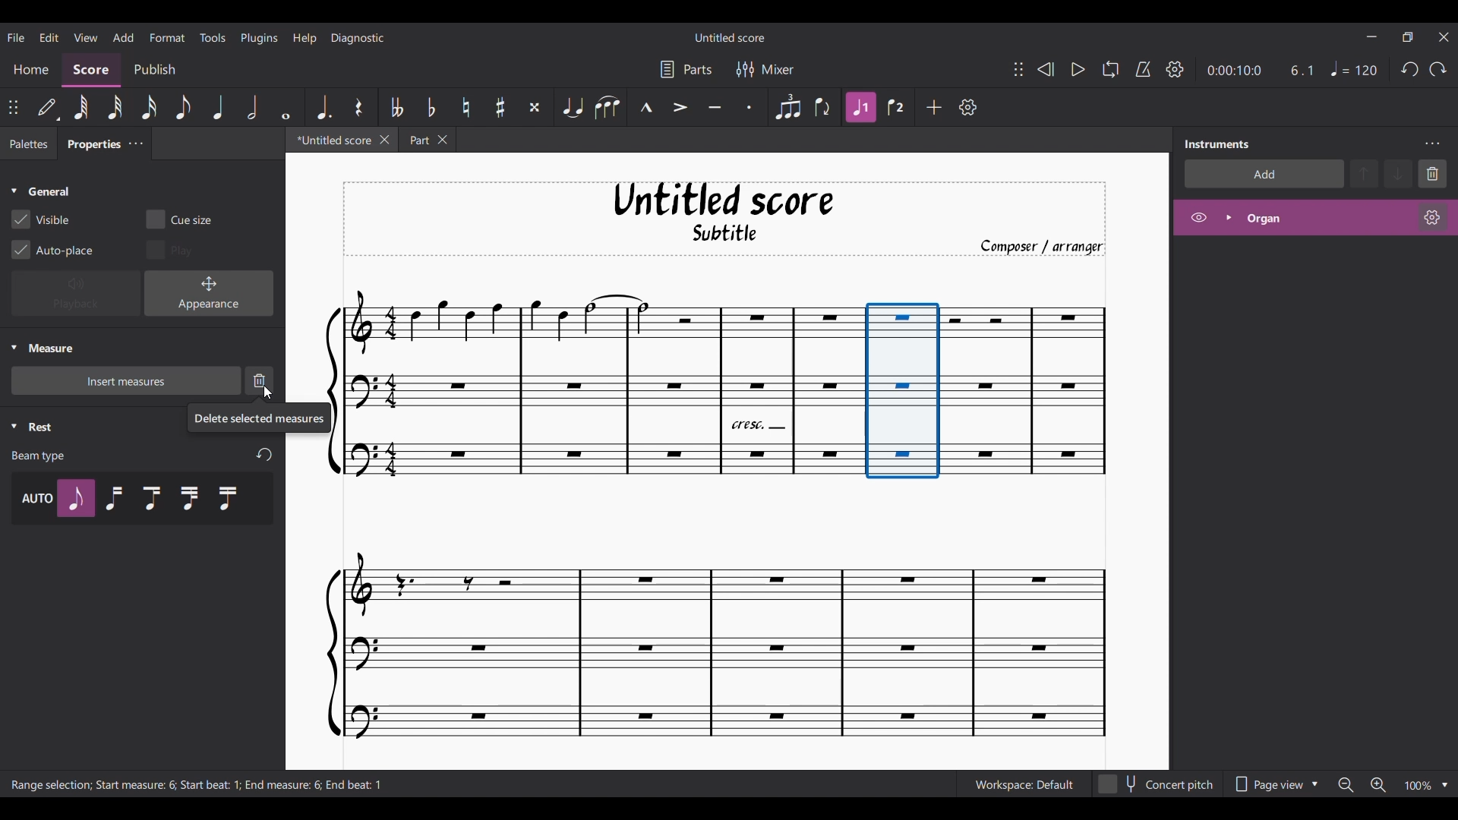 This screenshot has height=820, width=1458. Describe the element at coordinates (1078, 70) in the screenshot. I see `Play` at that location.